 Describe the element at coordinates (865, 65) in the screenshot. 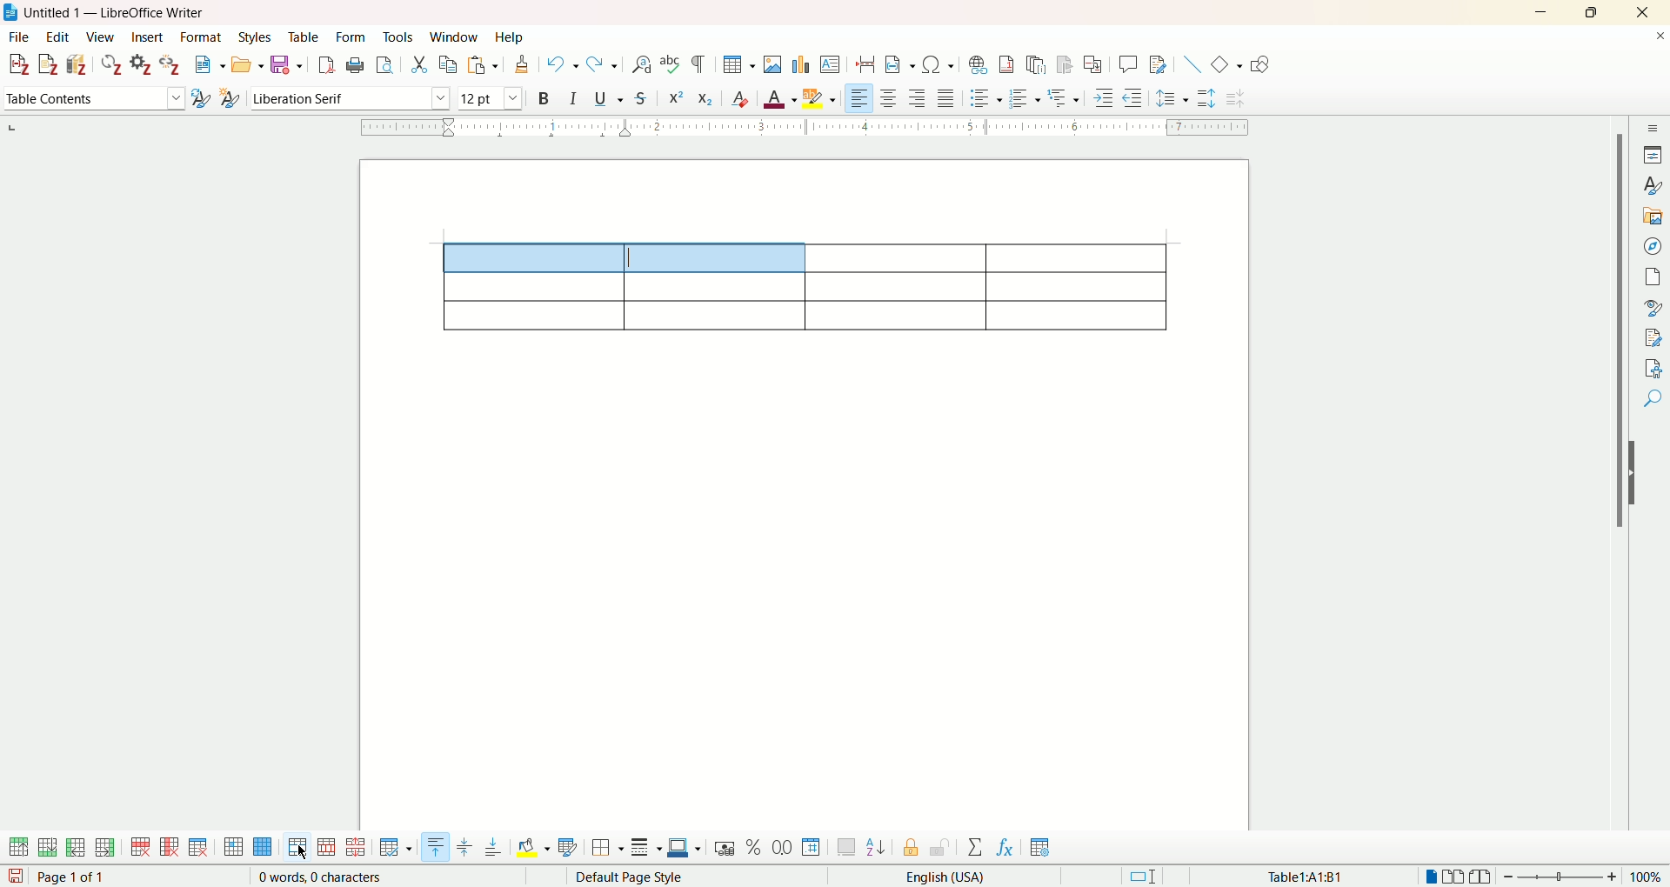

I see `insert page break` at that location.